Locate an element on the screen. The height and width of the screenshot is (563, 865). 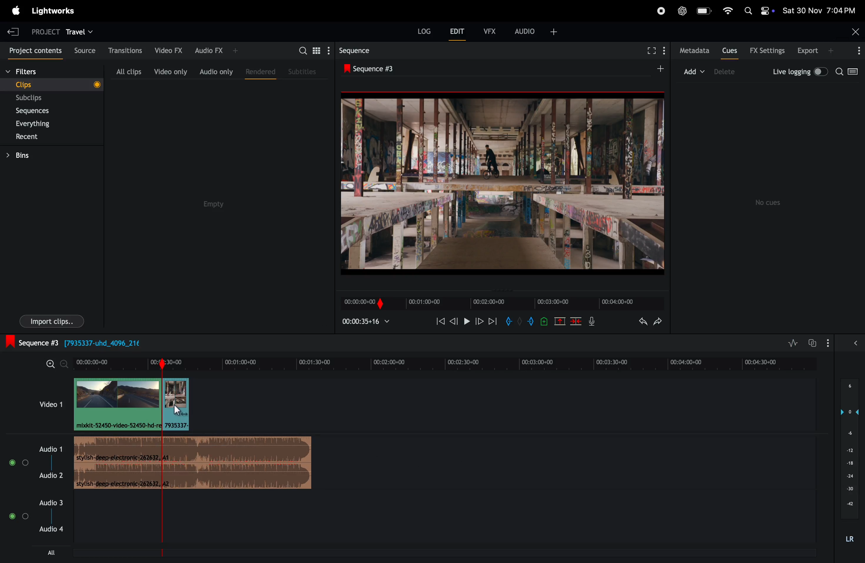
source is located at coordinates (82, 50).